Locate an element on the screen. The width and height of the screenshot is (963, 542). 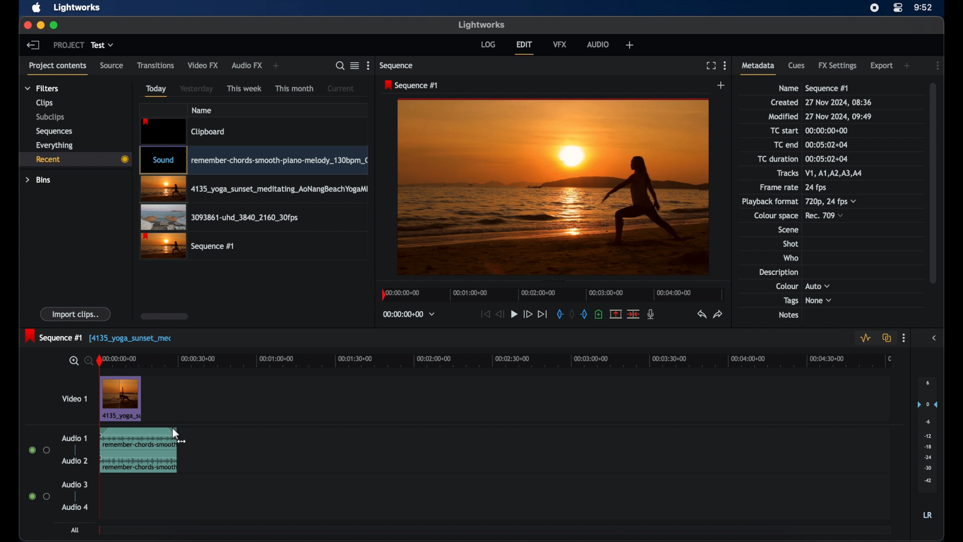
more options is located at coordinates (904, 338).